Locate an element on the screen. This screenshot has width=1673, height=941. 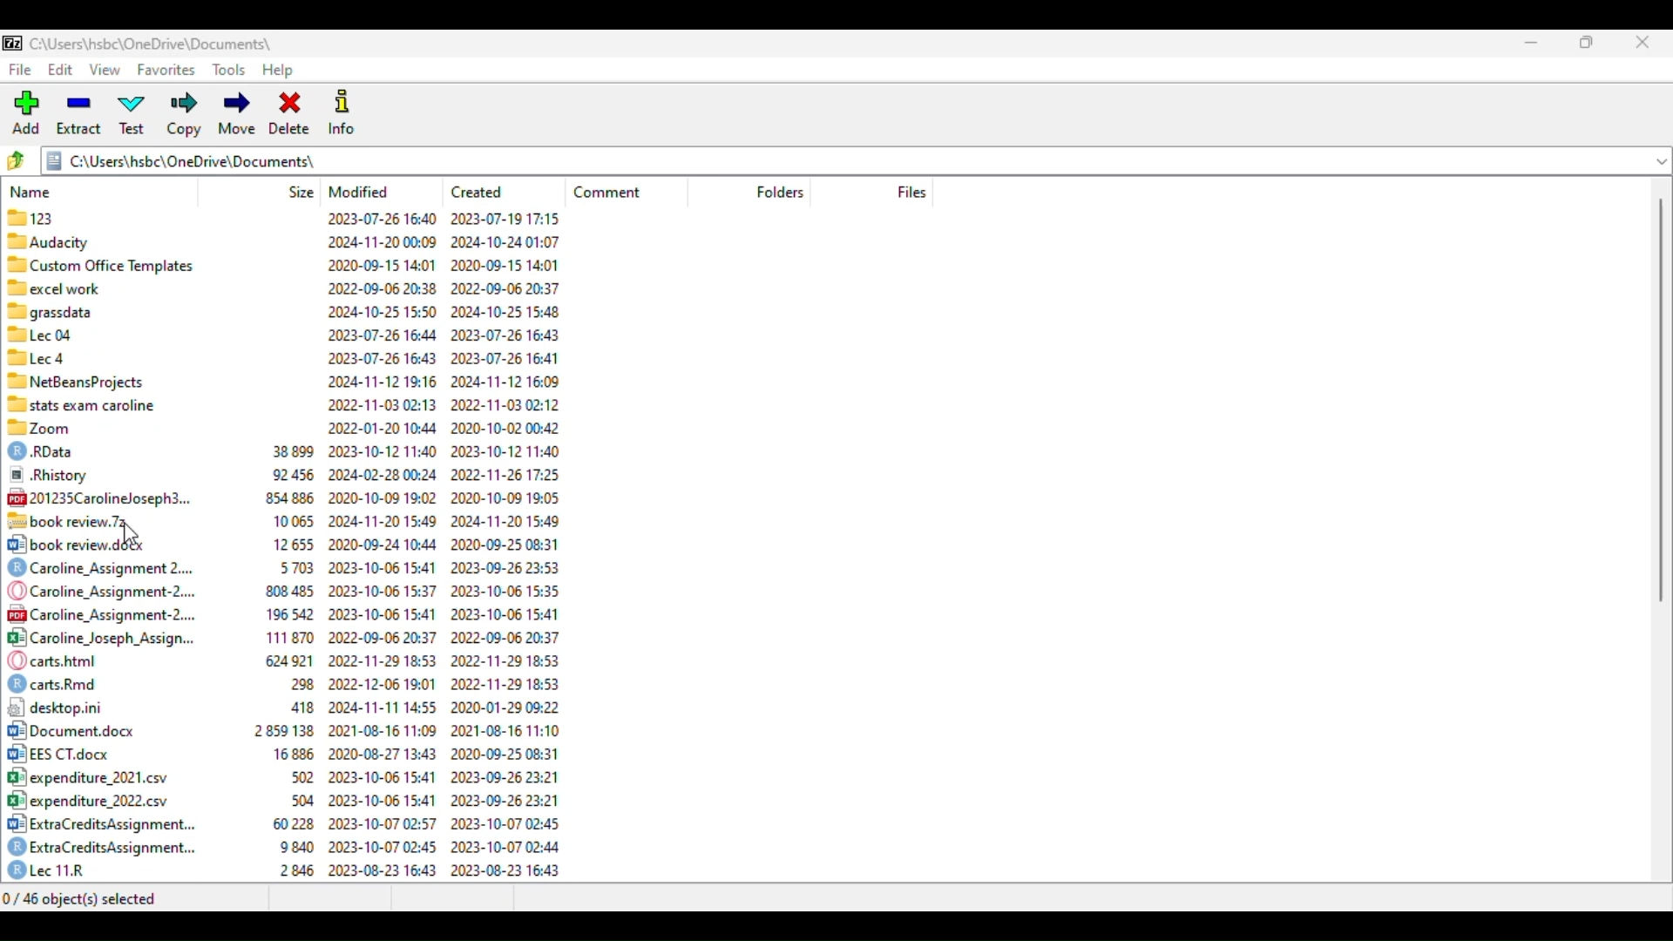
test is located at coordinates (132, 115).